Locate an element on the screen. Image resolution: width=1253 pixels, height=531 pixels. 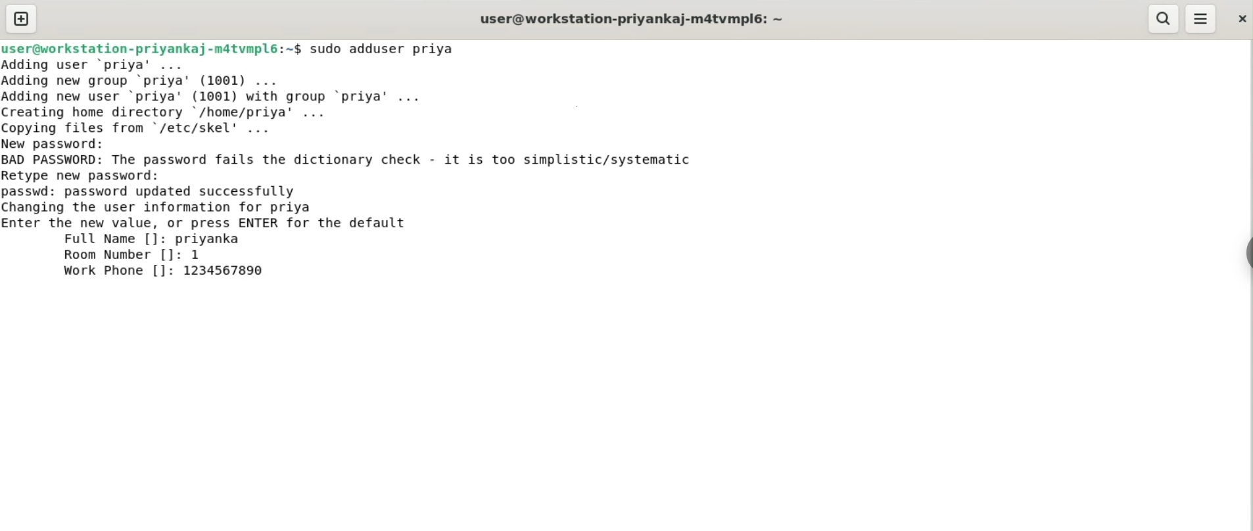
user@workstation-priyankaj-m4tvmpl6: ~ is located at coordinates (632, 20).